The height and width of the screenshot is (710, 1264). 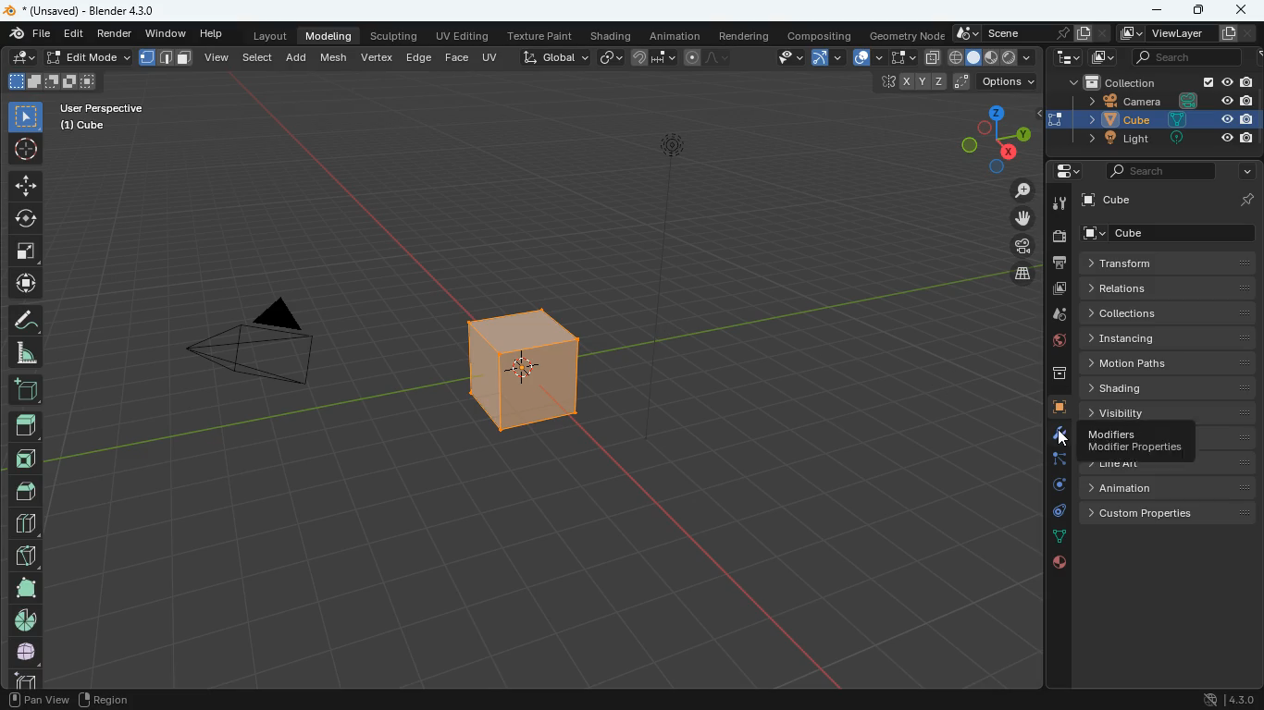 What do you see at coordinates (29, 620) in the screenshot?
I see `pie` at bounding box center [29, 620].